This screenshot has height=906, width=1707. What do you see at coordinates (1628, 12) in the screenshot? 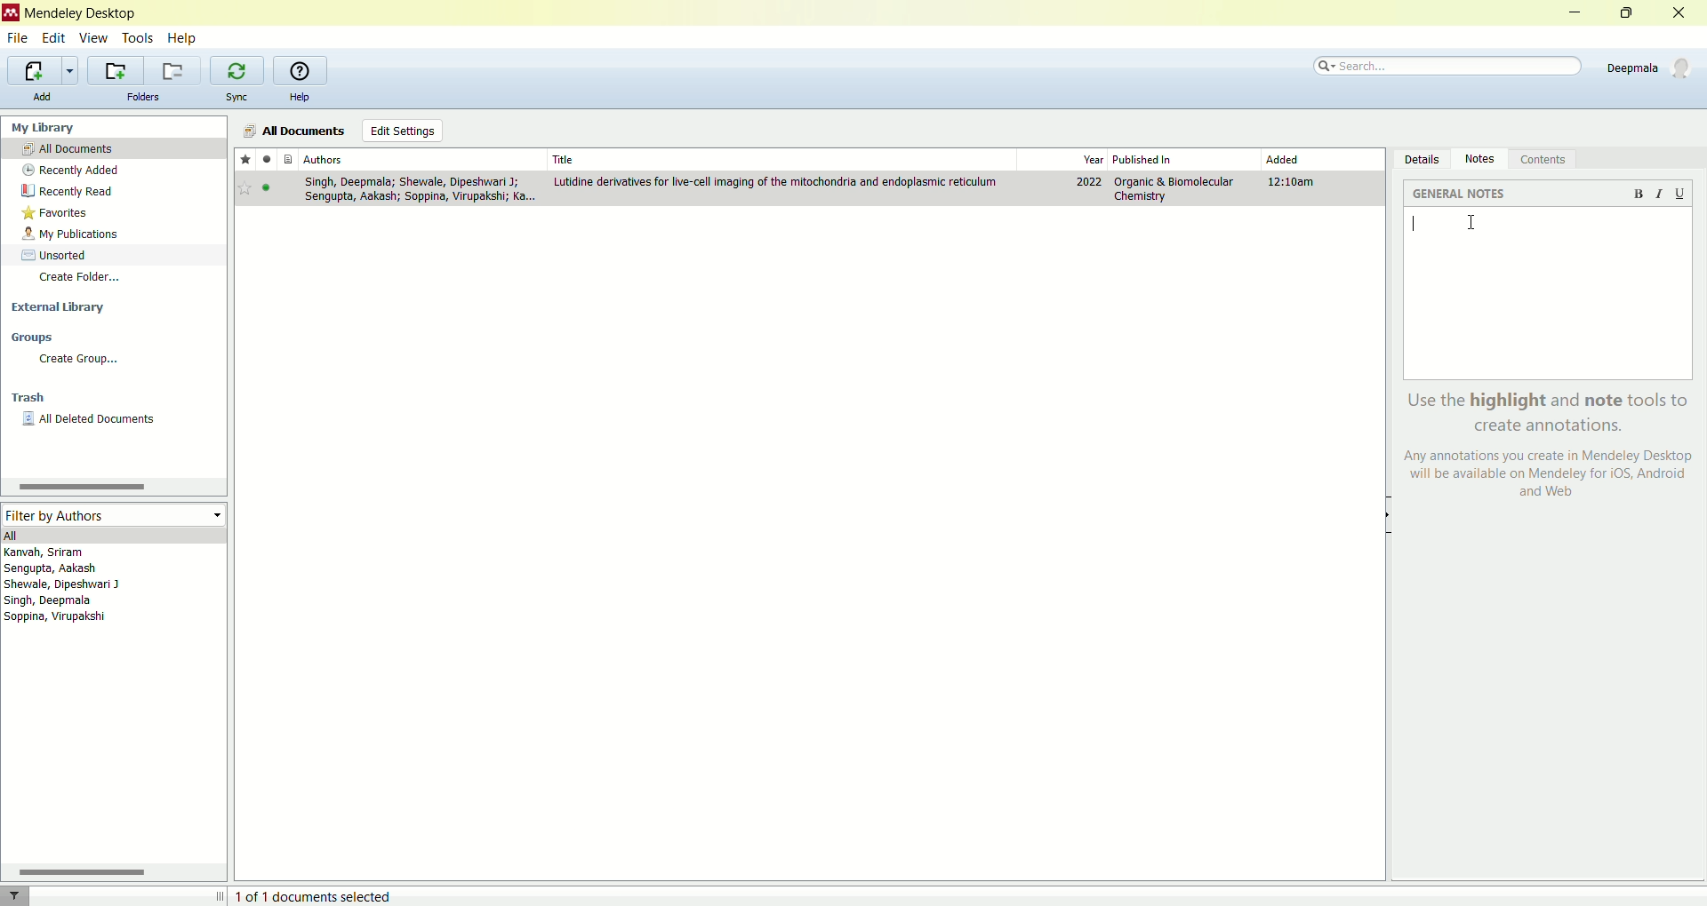
I see `maximize` at bounding box center [1628, 12].